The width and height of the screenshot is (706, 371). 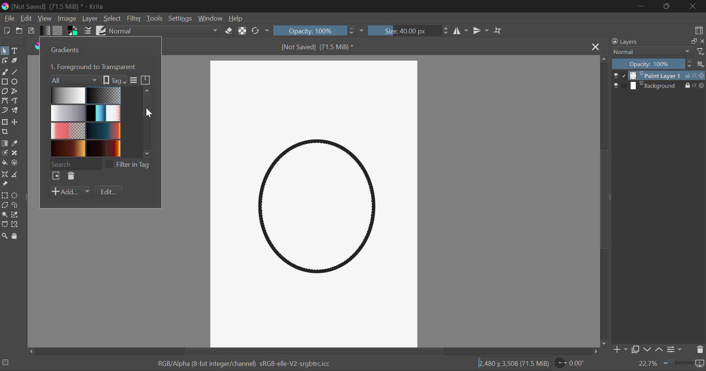 I want to click on Restore Down, so click(x=642, y=7).